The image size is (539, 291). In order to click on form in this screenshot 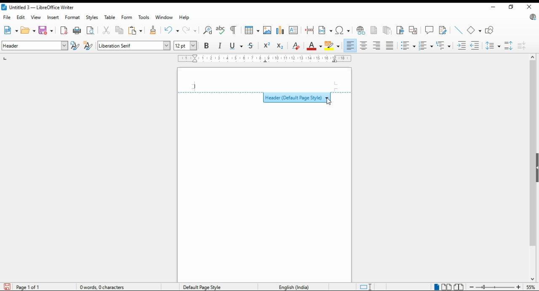, I will do `click(126, 17)`.